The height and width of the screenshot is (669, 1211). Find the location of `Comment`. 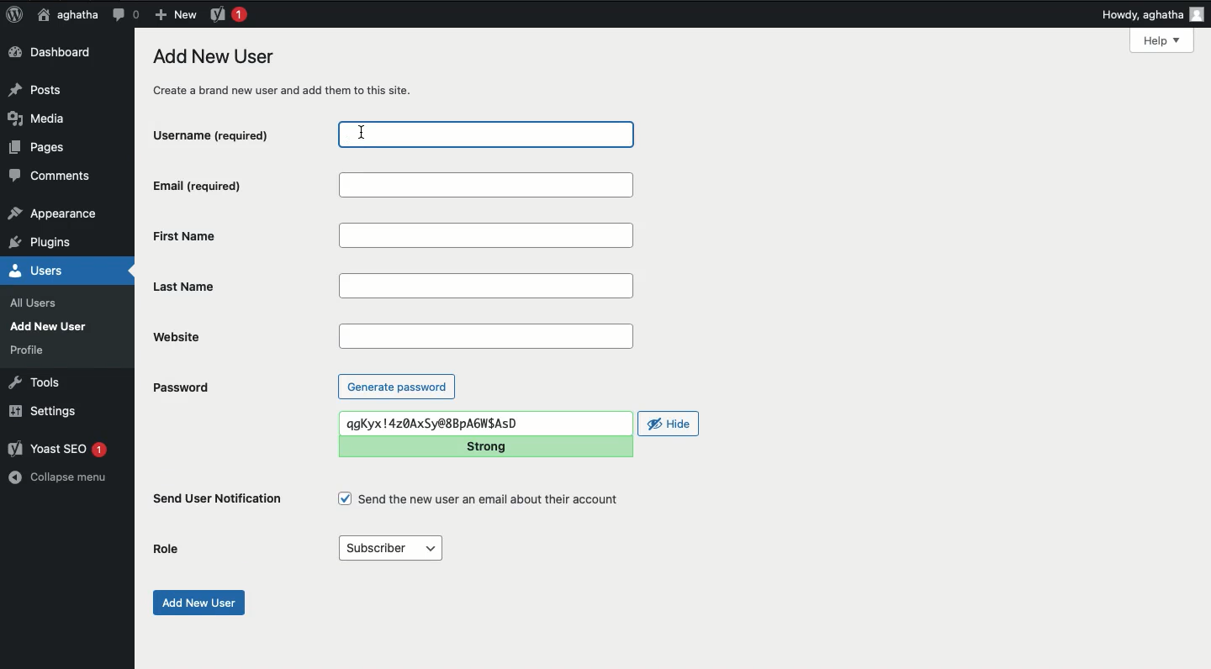

Comment is located at coordinates (125, 14).